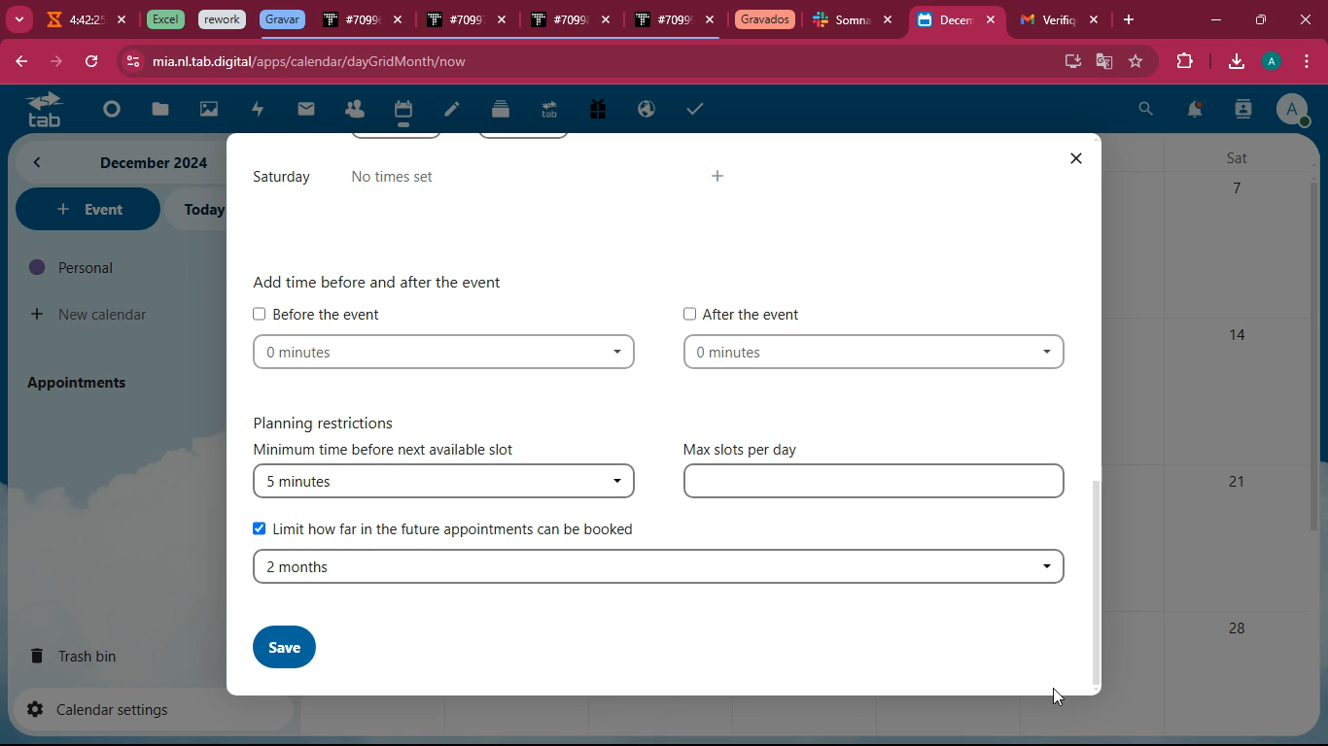 This screenshot has width=1328, height=746. What do you see at coordinates (17, 17) in the screenshot?
I see `more` at bounding box center [17, 17].